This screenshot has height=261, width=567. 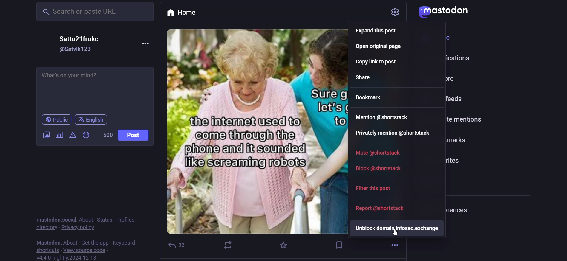 What do you see at coordinates (378, 152) in the screenshot?
I see `mute` at bounding box center [378, 152].